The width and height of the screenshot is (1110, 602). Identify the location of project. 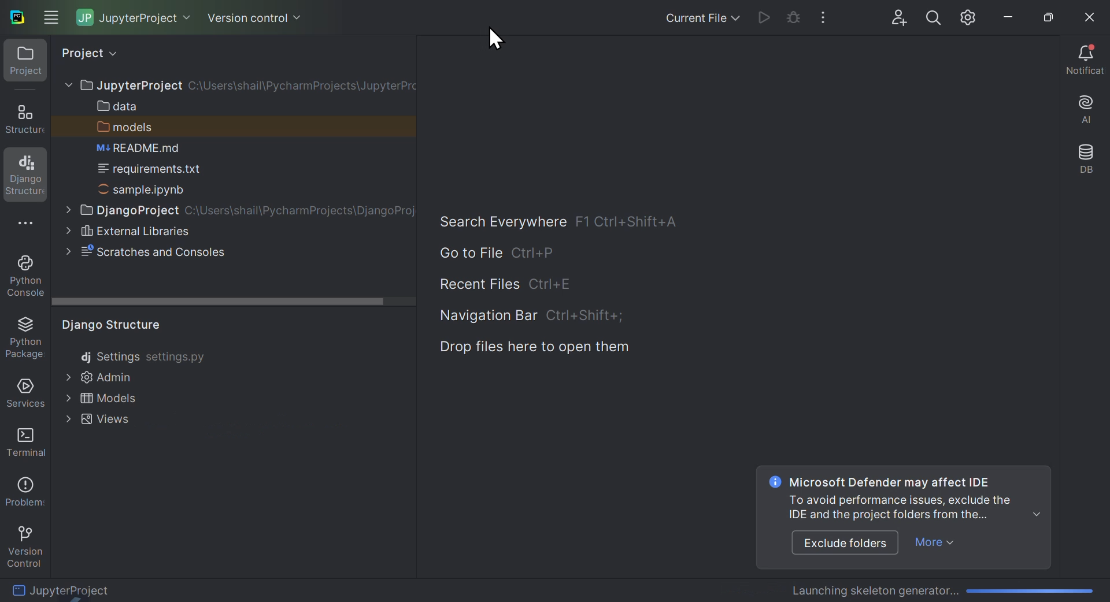
(114, 55).